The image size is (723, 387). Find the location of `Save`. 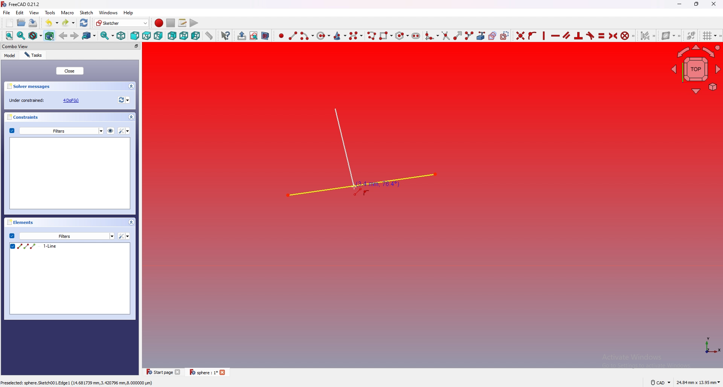

Save is located at coordinates (33, 23).